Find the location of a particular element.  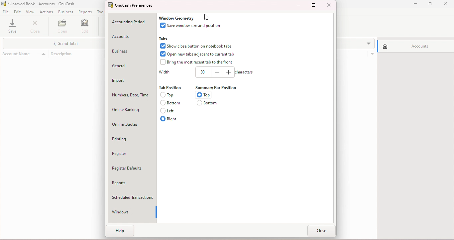

Show close button on notebooks tab is located at coordinates (199, 46).